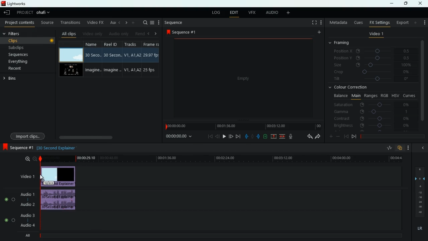 This screenshot has height=241, width=428. I want to click on main, so click(355, 96).